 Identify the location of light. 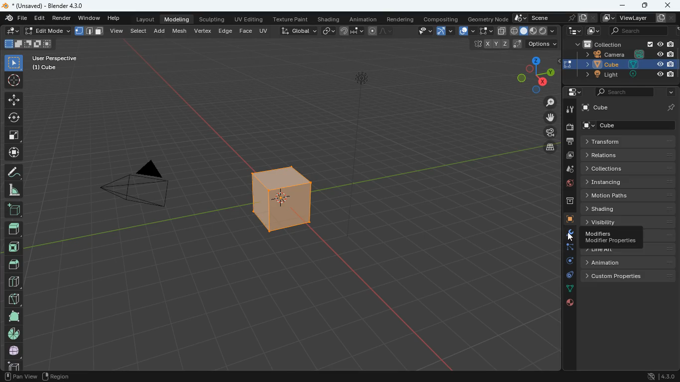
(362, 107).